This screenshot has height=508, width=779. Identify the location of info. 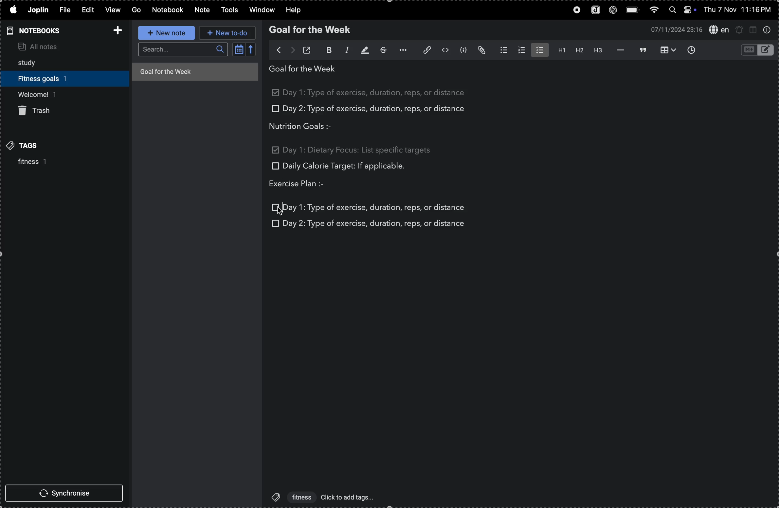
(769, 30).